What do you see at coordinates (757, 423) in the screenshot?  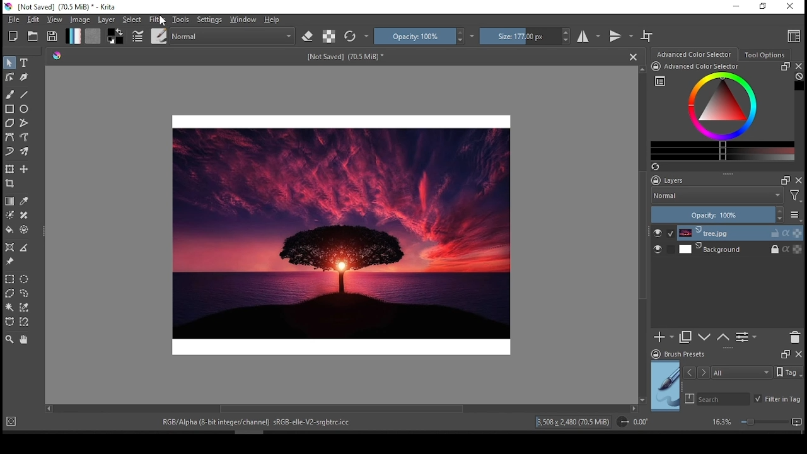 I see `zoom` at bounding box center [757, 423].